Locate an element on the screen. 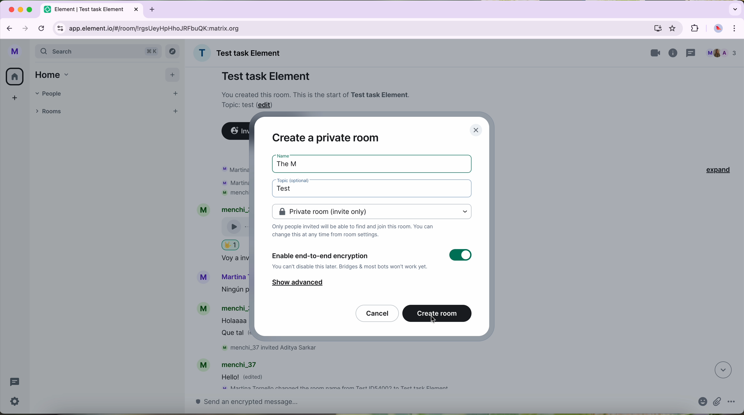  toggle button is located at coordinates (460, 256).